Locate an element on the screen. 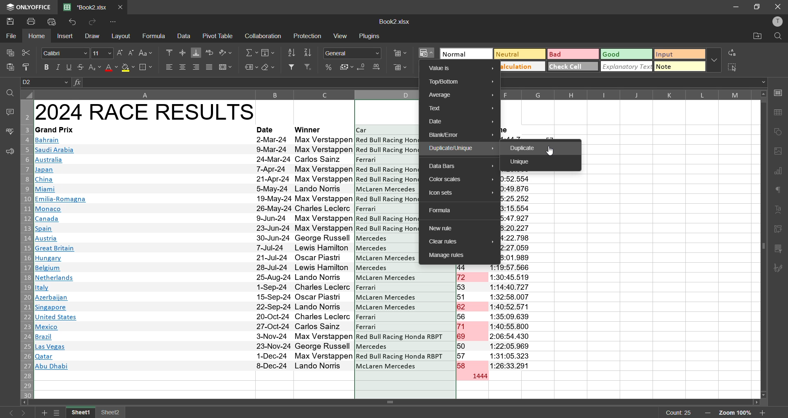  count 25 is located at coordinates (679, 413).